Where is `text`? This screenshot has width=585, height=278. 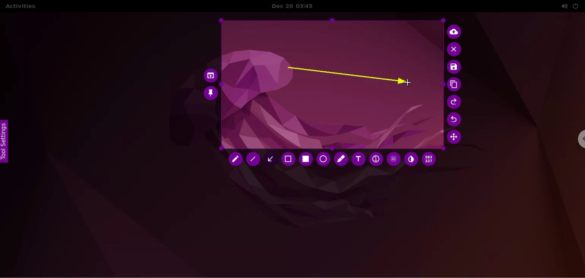 text is located at coordinates (359, 160).